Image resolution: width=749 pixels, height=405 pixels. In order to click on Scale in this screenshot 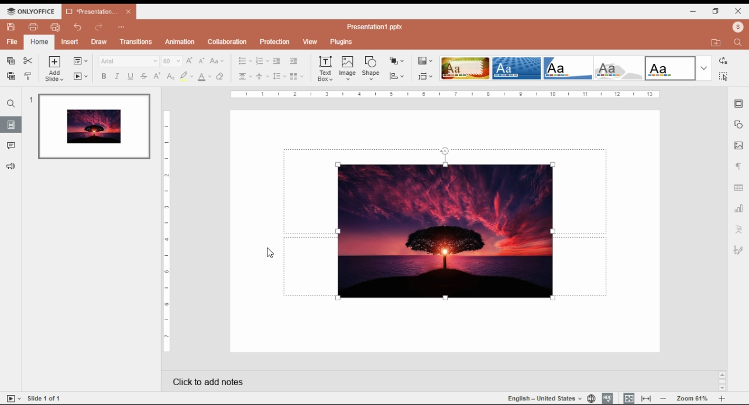, I will do `click(165, 230)`.